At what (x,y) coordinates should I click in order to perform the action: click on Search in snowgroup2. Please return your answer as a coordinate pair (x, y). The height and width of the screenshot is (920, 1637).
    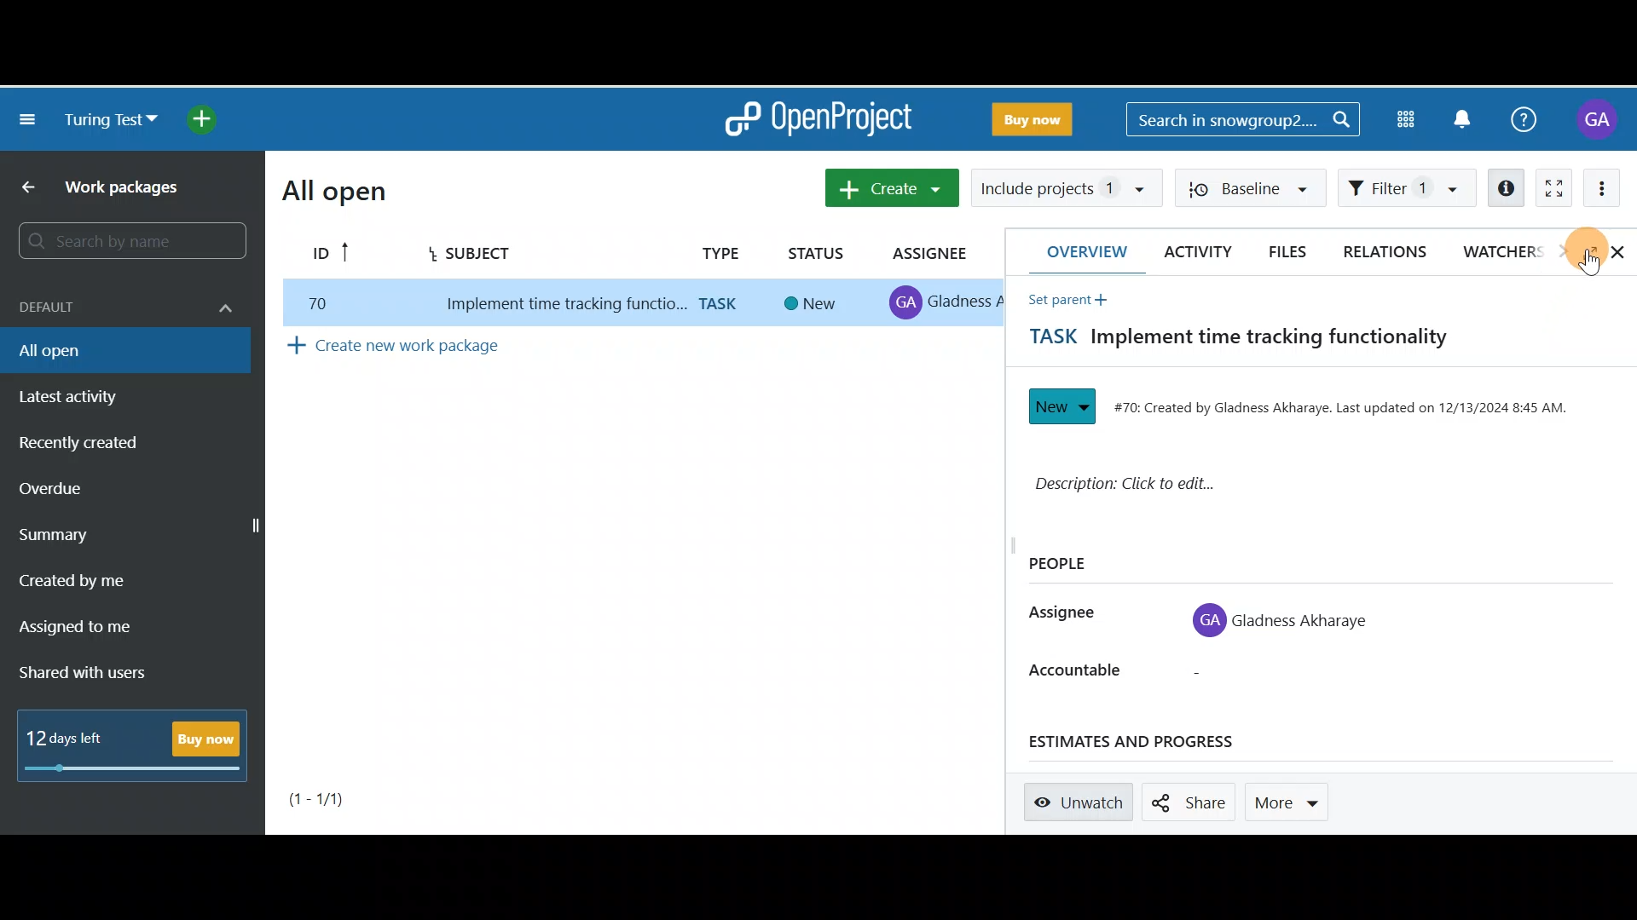
    Looking at the image, I should click on (1247, 120).